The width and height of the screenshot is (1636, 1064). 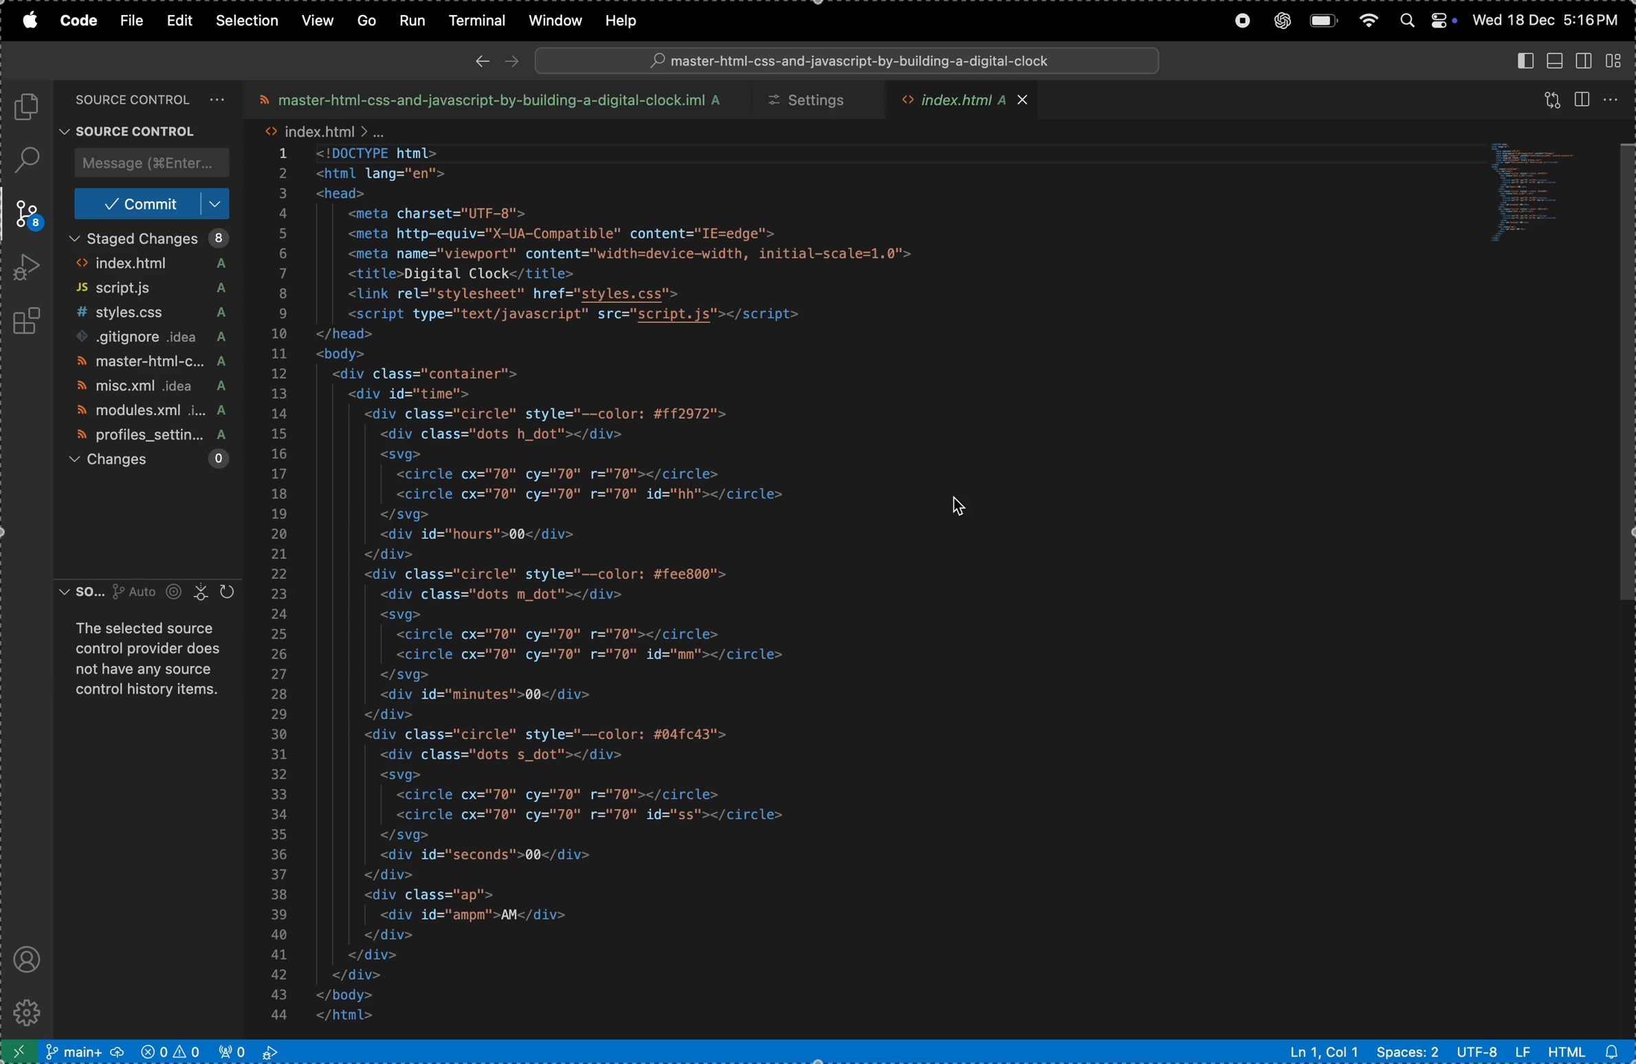 What do you see at coordinates (25, 216) in the screenshot?
I see `source control` at bounding box center [25, 216].